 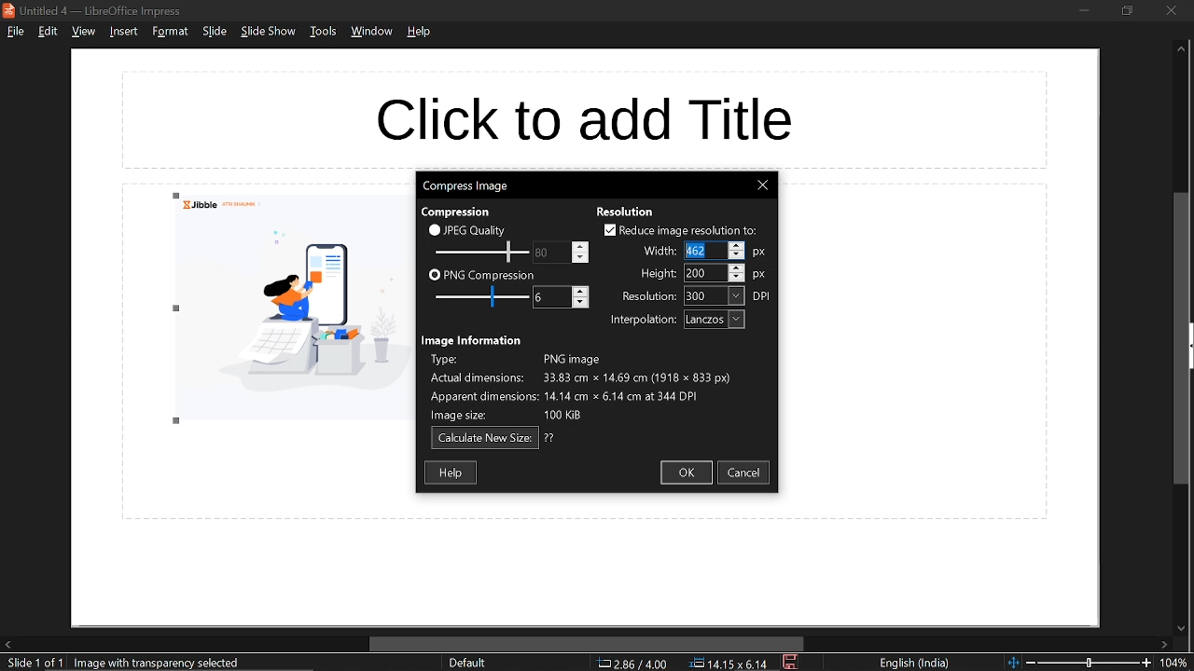 I want to click on increase jpeg quality, so click(x=580, y=246).